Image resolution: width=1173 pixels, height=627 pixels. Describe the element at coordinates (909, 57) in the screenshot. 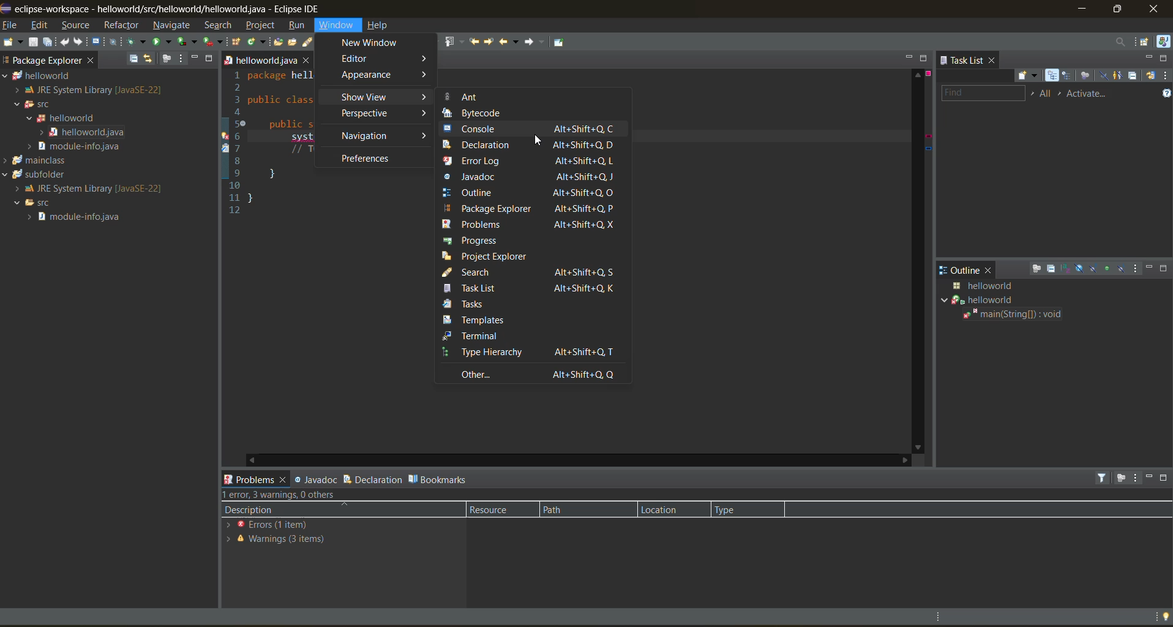

I see `minimize` at that location.